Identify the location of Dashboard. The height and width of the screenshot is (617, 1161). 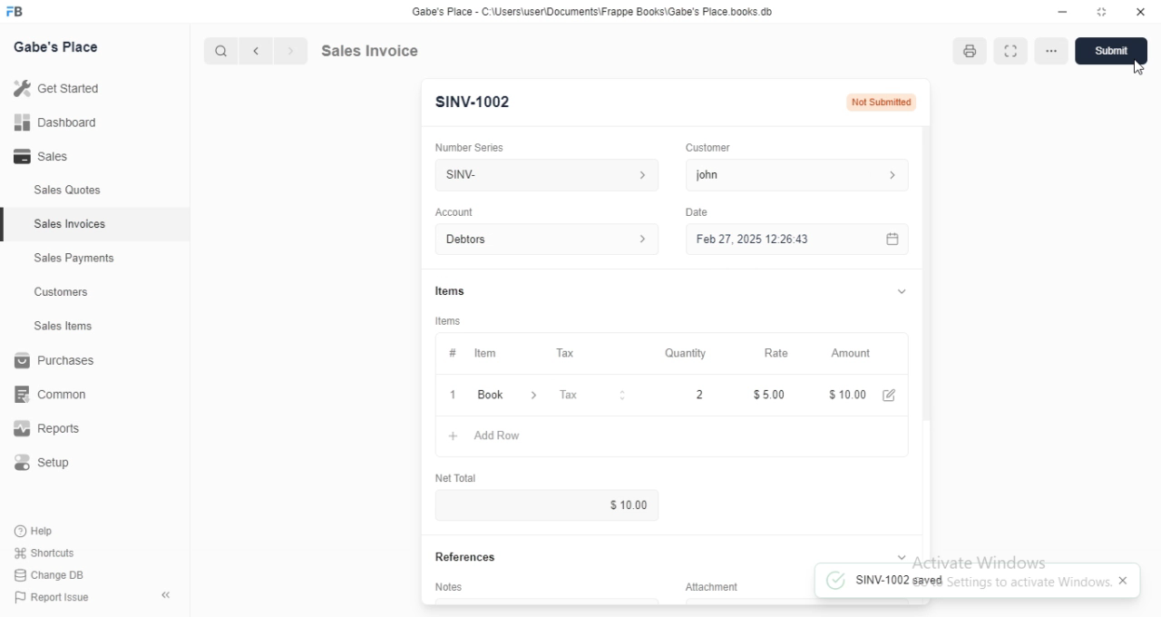
(55, 122).